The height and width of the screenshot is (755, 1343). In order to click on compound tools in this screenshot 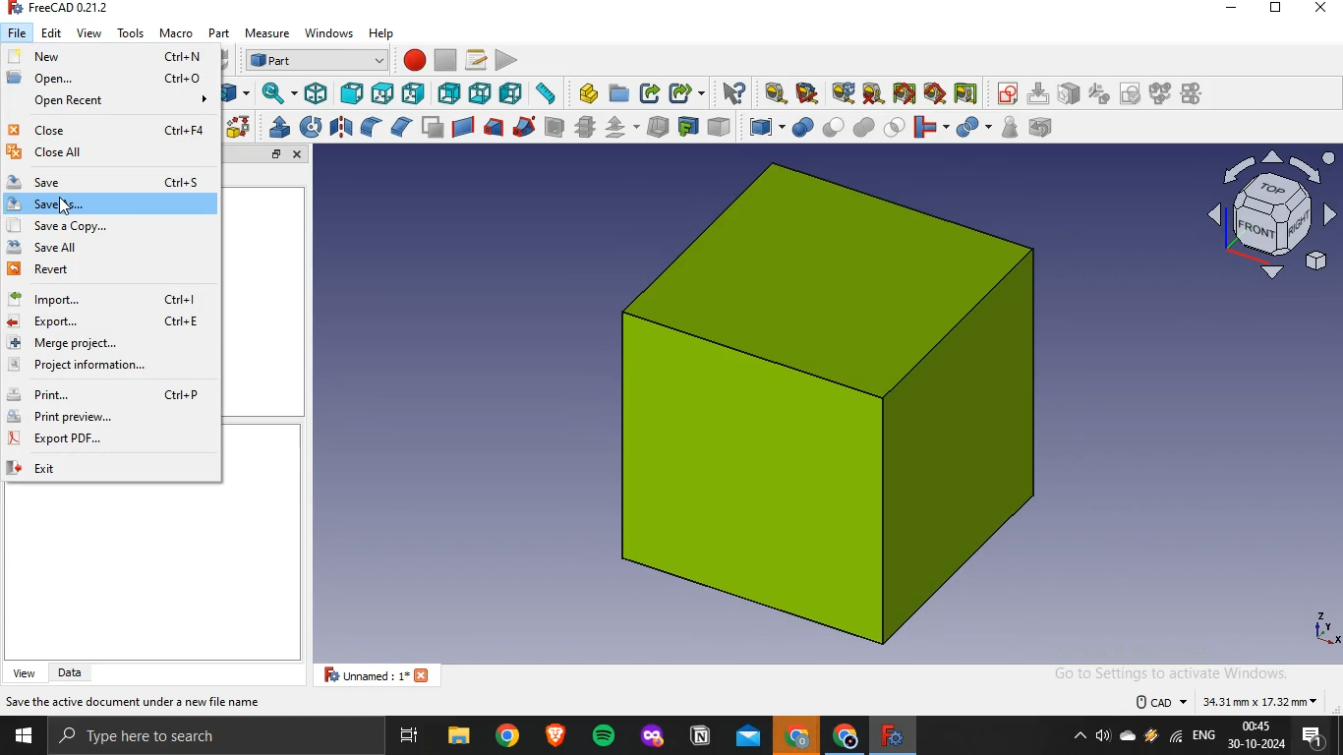, I will do `click(764, 126)`.